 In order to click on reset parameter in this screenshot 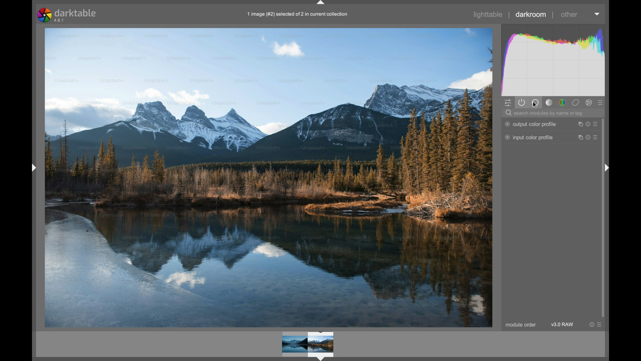, I will do `click(588, 137)`.